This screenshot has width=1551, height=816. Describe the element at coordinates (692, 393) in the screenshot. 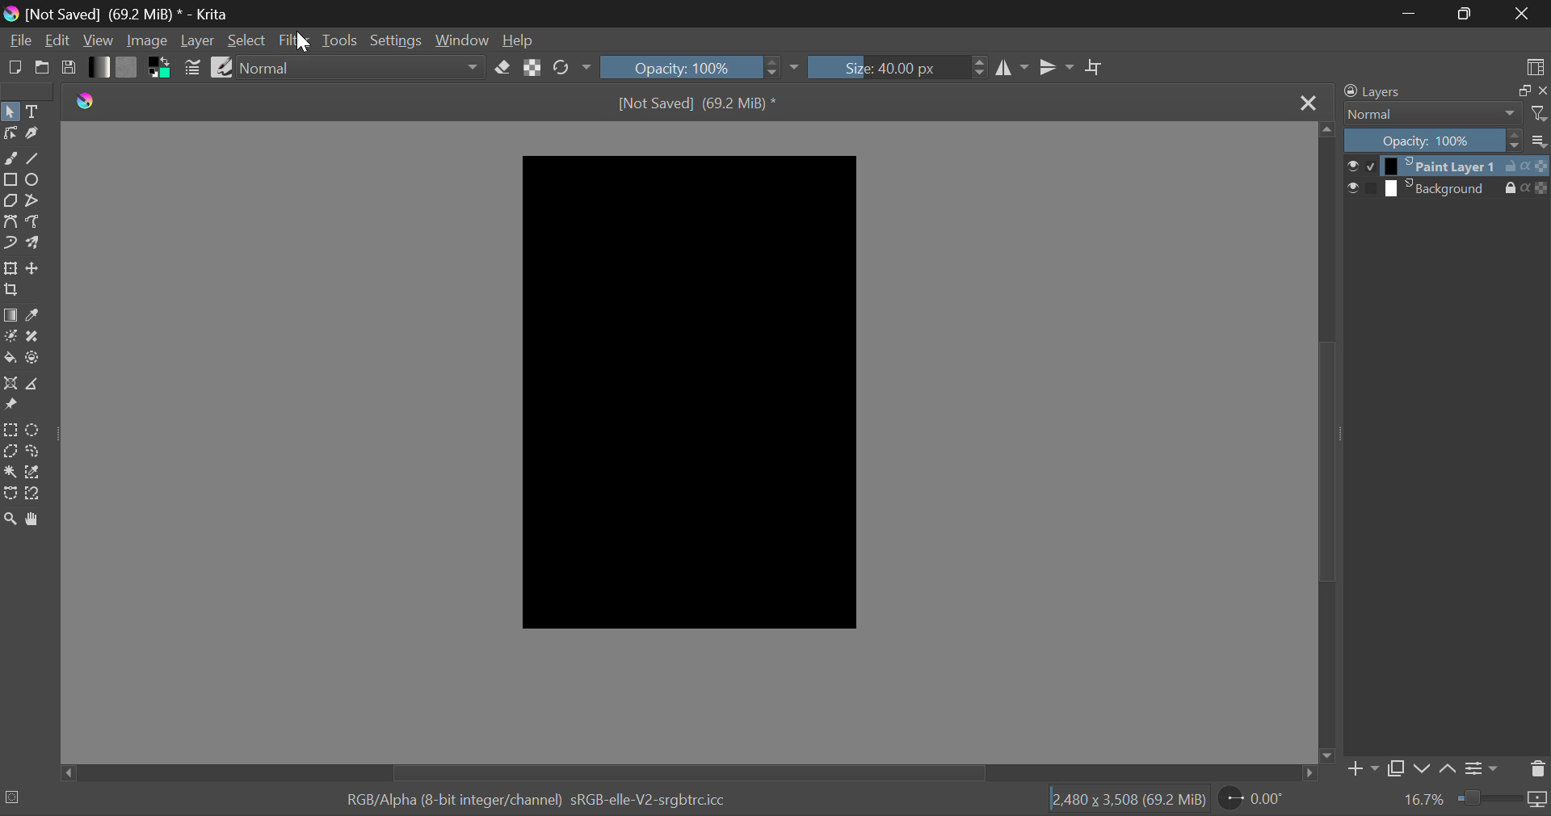

I see `Workspace with Black Background Set` at that location.